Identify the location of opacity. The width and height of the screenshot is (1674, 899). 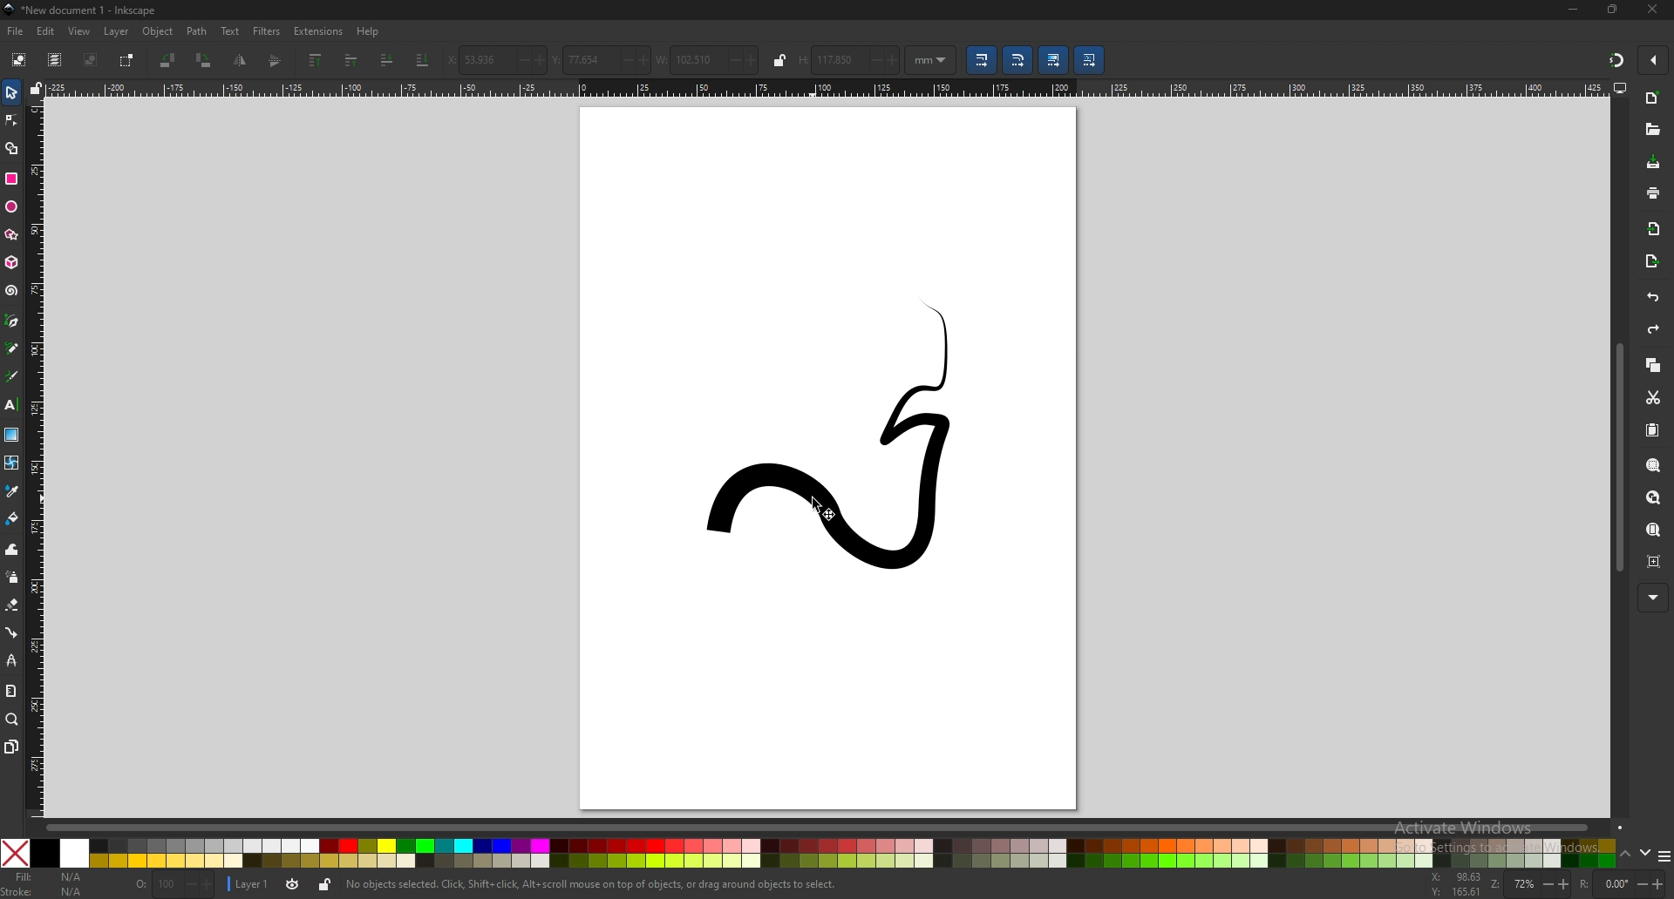
(174, 885).